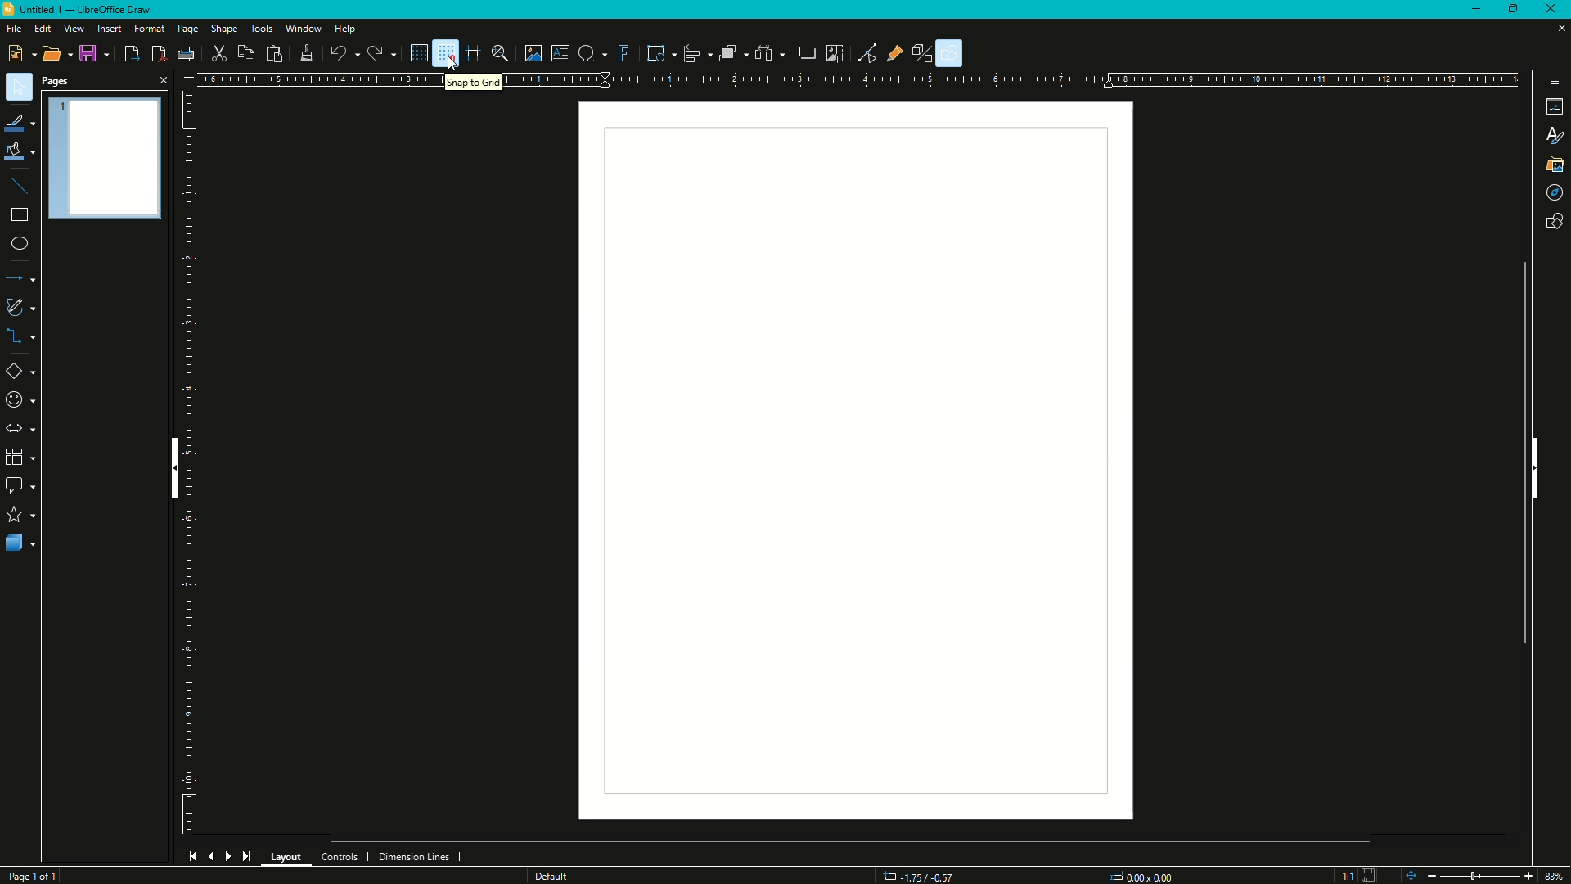 The width and height of the screenshot is (1571, 884). I want to click on Zoom controls, so click(1405, 873).